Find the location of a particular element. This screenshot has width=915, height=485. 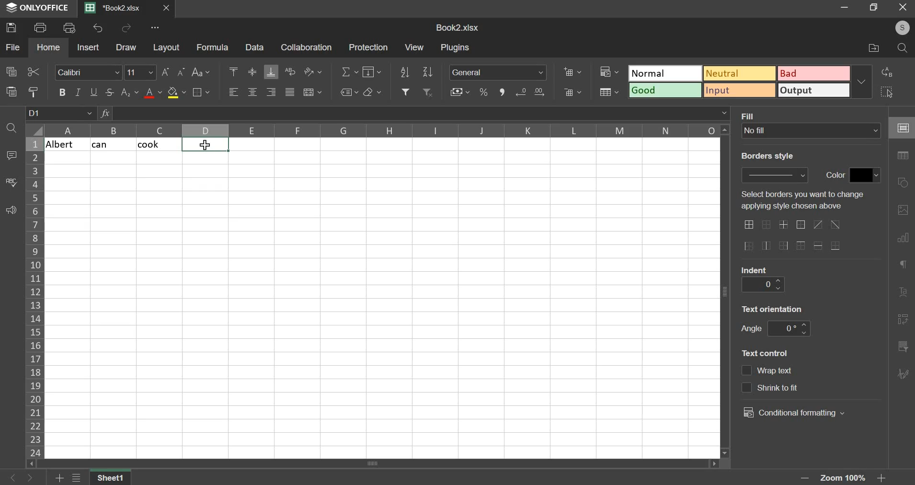

cell is located at coordinates (902, 128).